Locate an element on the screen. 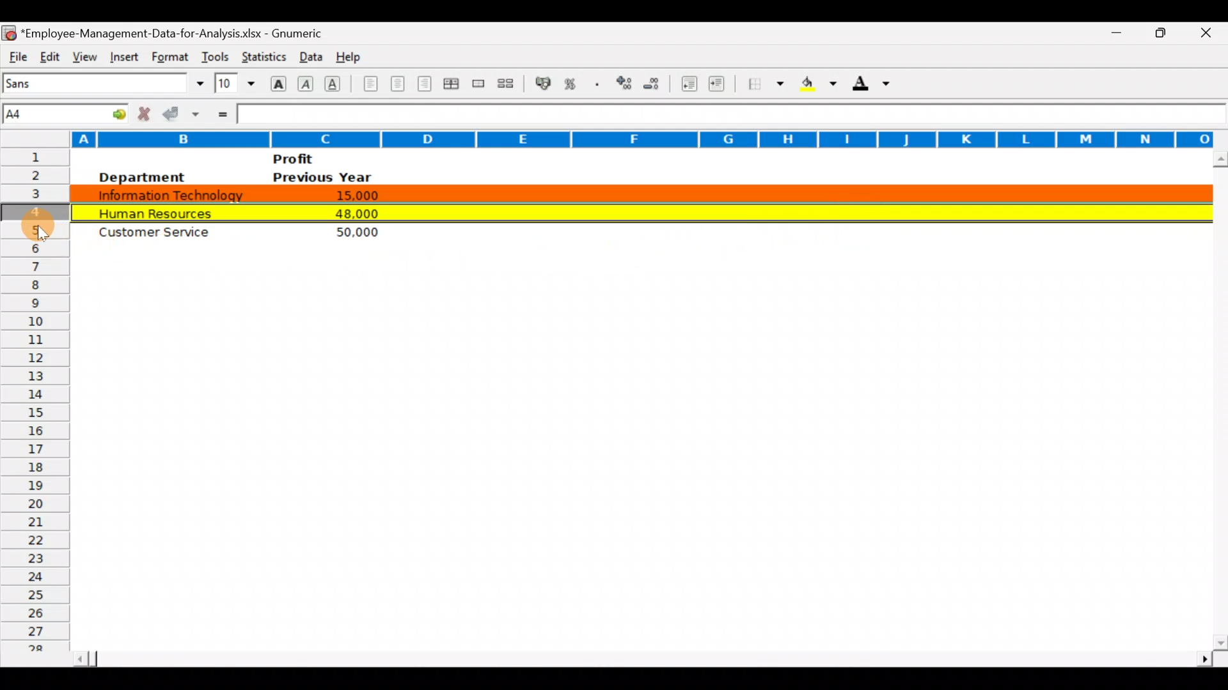  Foreground is located at coordinates (876, 88).